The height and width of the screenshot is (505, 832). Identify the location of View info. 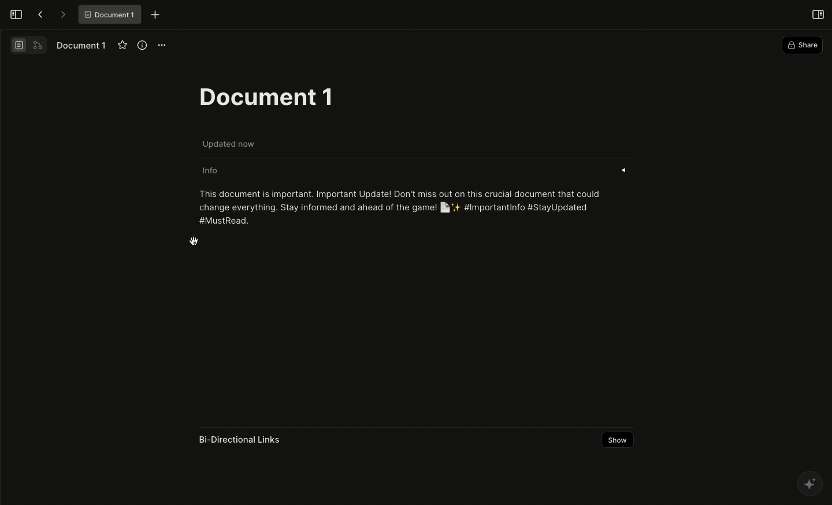
(140, 46).